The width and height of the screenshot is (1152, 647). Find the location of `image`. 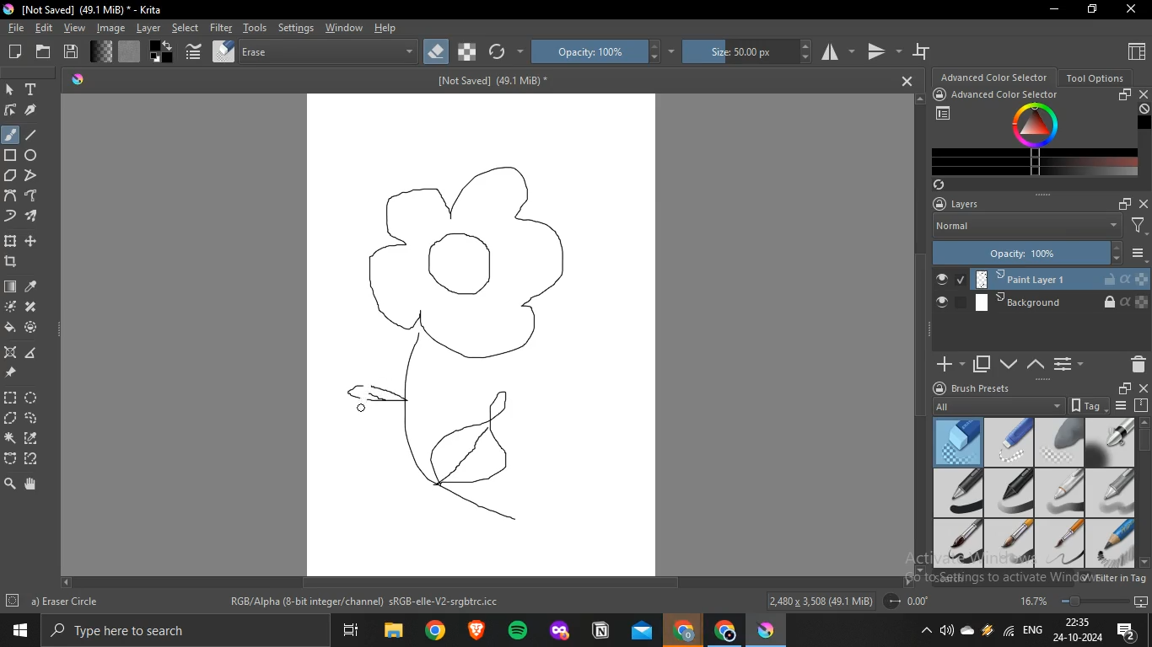

image is located at coordinates (109, 27).